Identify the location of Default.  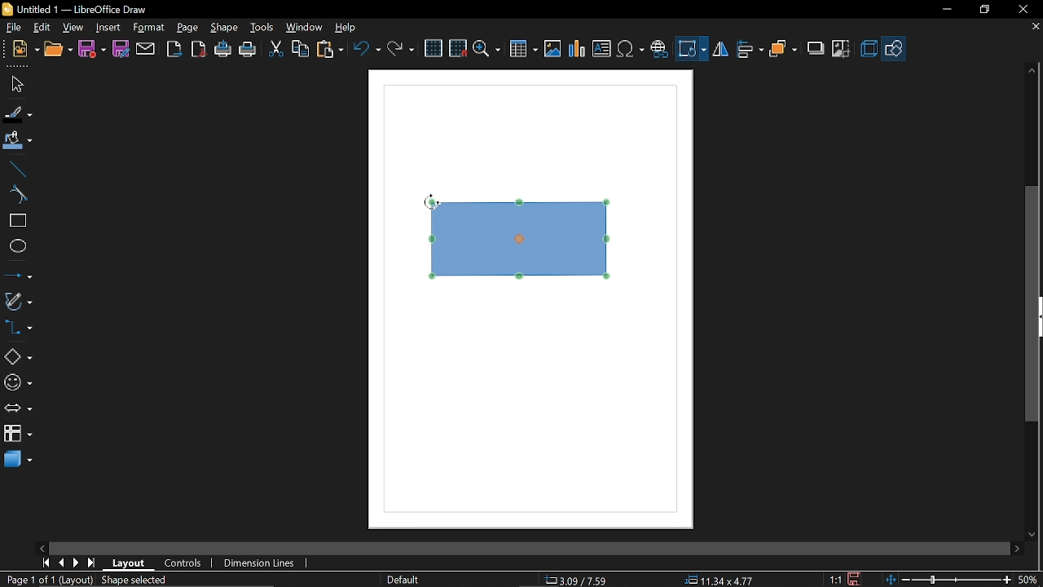
(401, 579).